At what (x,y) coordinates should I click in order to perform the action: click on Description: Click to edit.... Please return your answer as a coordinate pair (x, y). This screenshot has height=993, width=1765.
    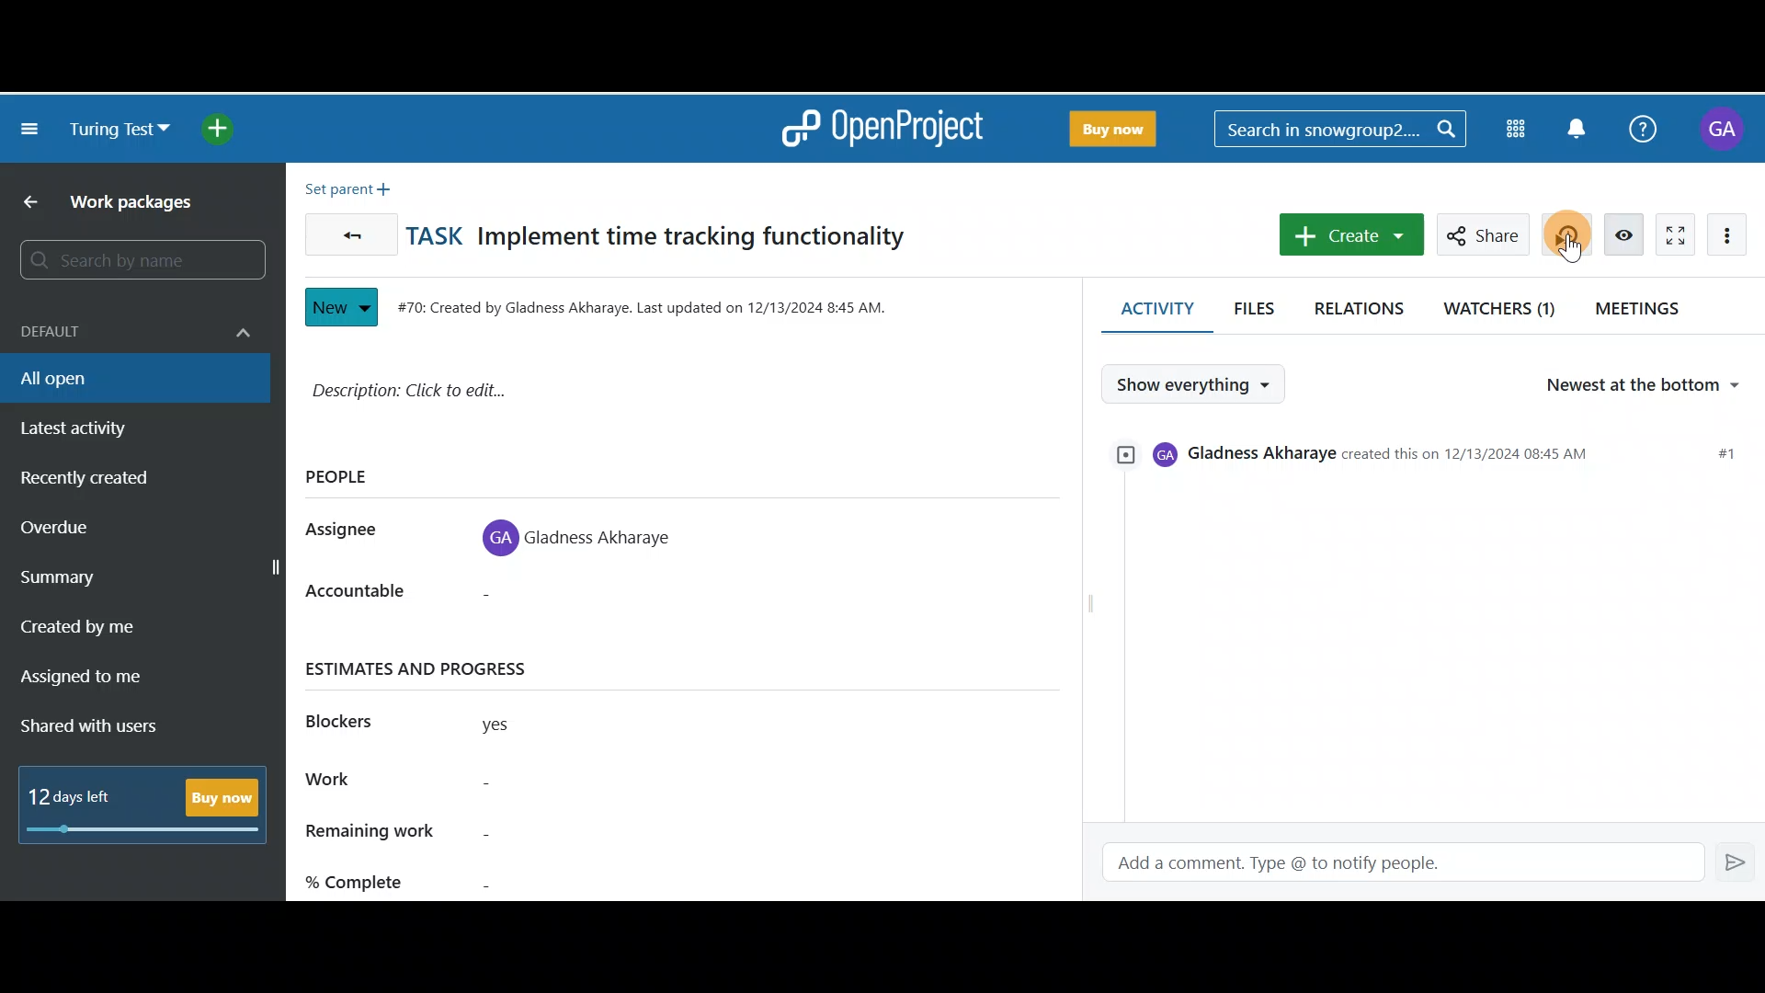
    Looking at the image, I should click on (606, 399).